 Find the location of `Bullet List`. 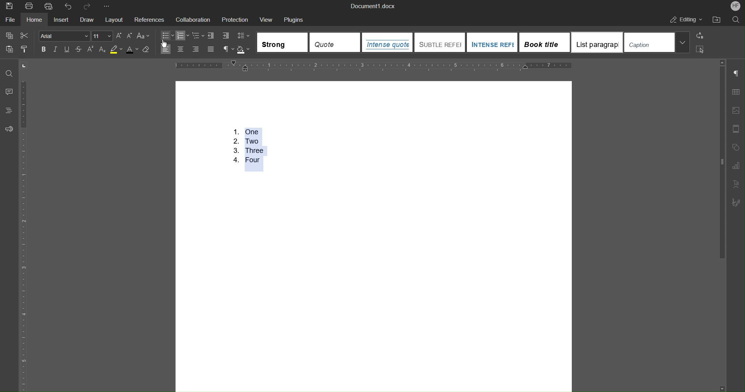

Bullet List is located at coordinates (168, 35).